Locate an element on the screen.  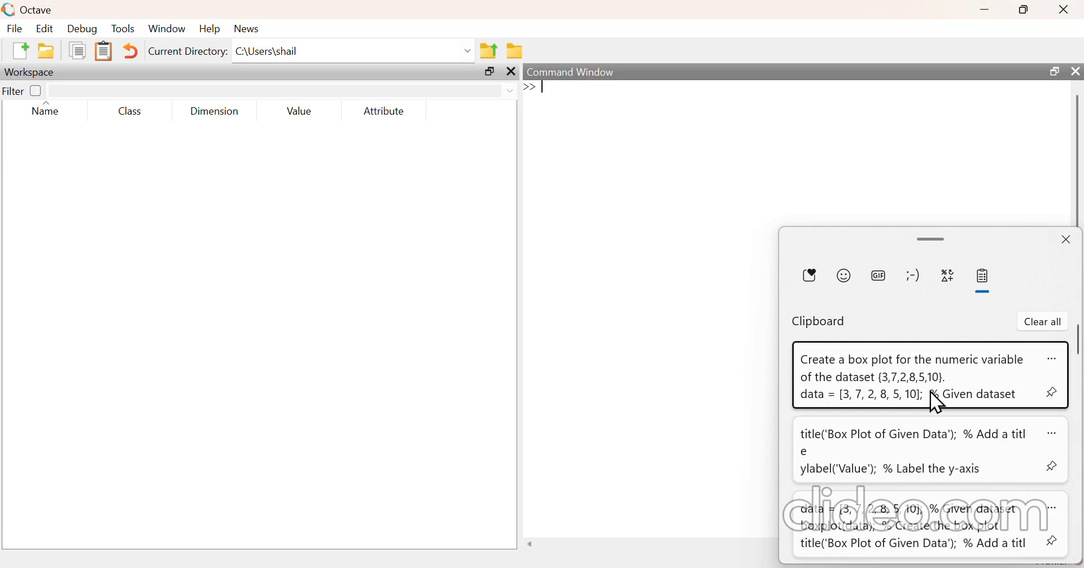
class is located at coordinates (130, 111).